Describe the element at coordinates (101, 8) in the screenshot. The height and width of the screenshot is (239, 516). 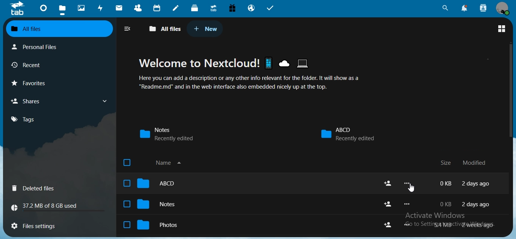
I see `activity` at that location.